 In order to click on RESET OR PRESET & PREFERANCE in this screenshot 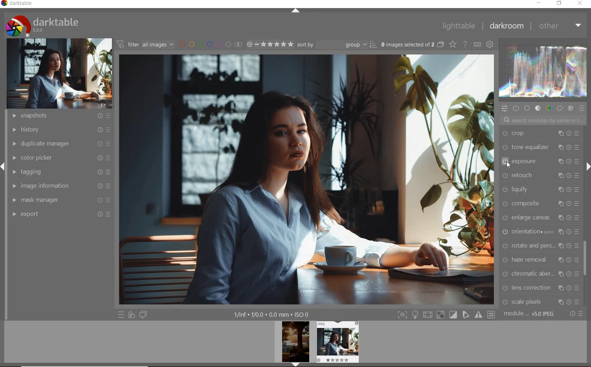, I will do `click(576, 315)`.